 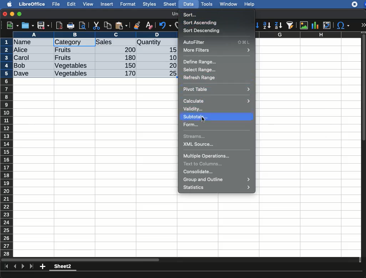 What do you see at coordinates (218, 180) in the screenshot?
I see `group and outline` at bounding box center [218, 180].